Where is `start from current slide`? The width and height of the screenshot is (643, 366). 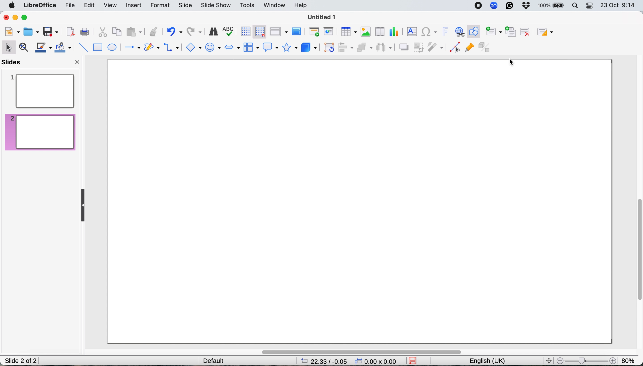
start from current slide is located at coordinates (328, 32).